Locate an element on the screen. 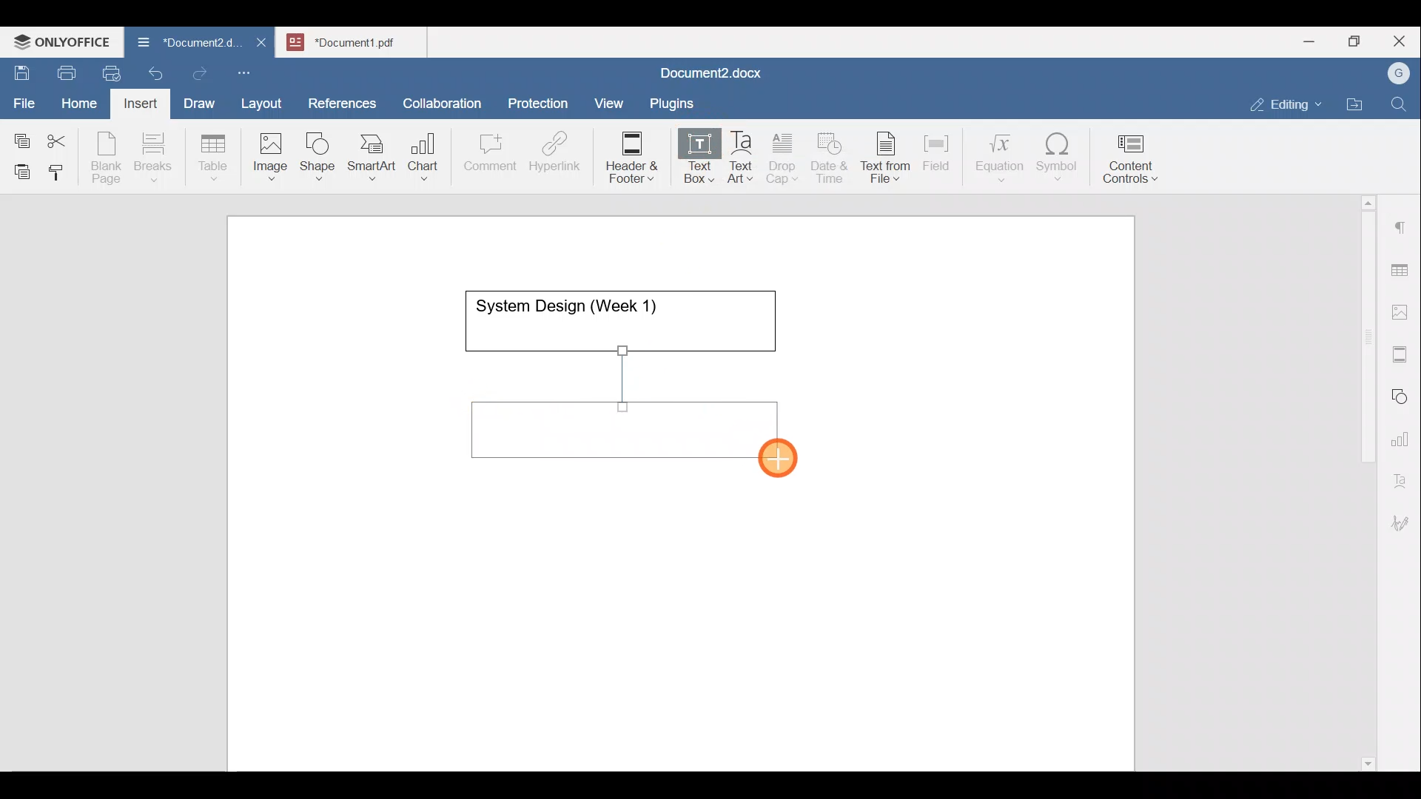  Table is located at coordinates (214, 154).